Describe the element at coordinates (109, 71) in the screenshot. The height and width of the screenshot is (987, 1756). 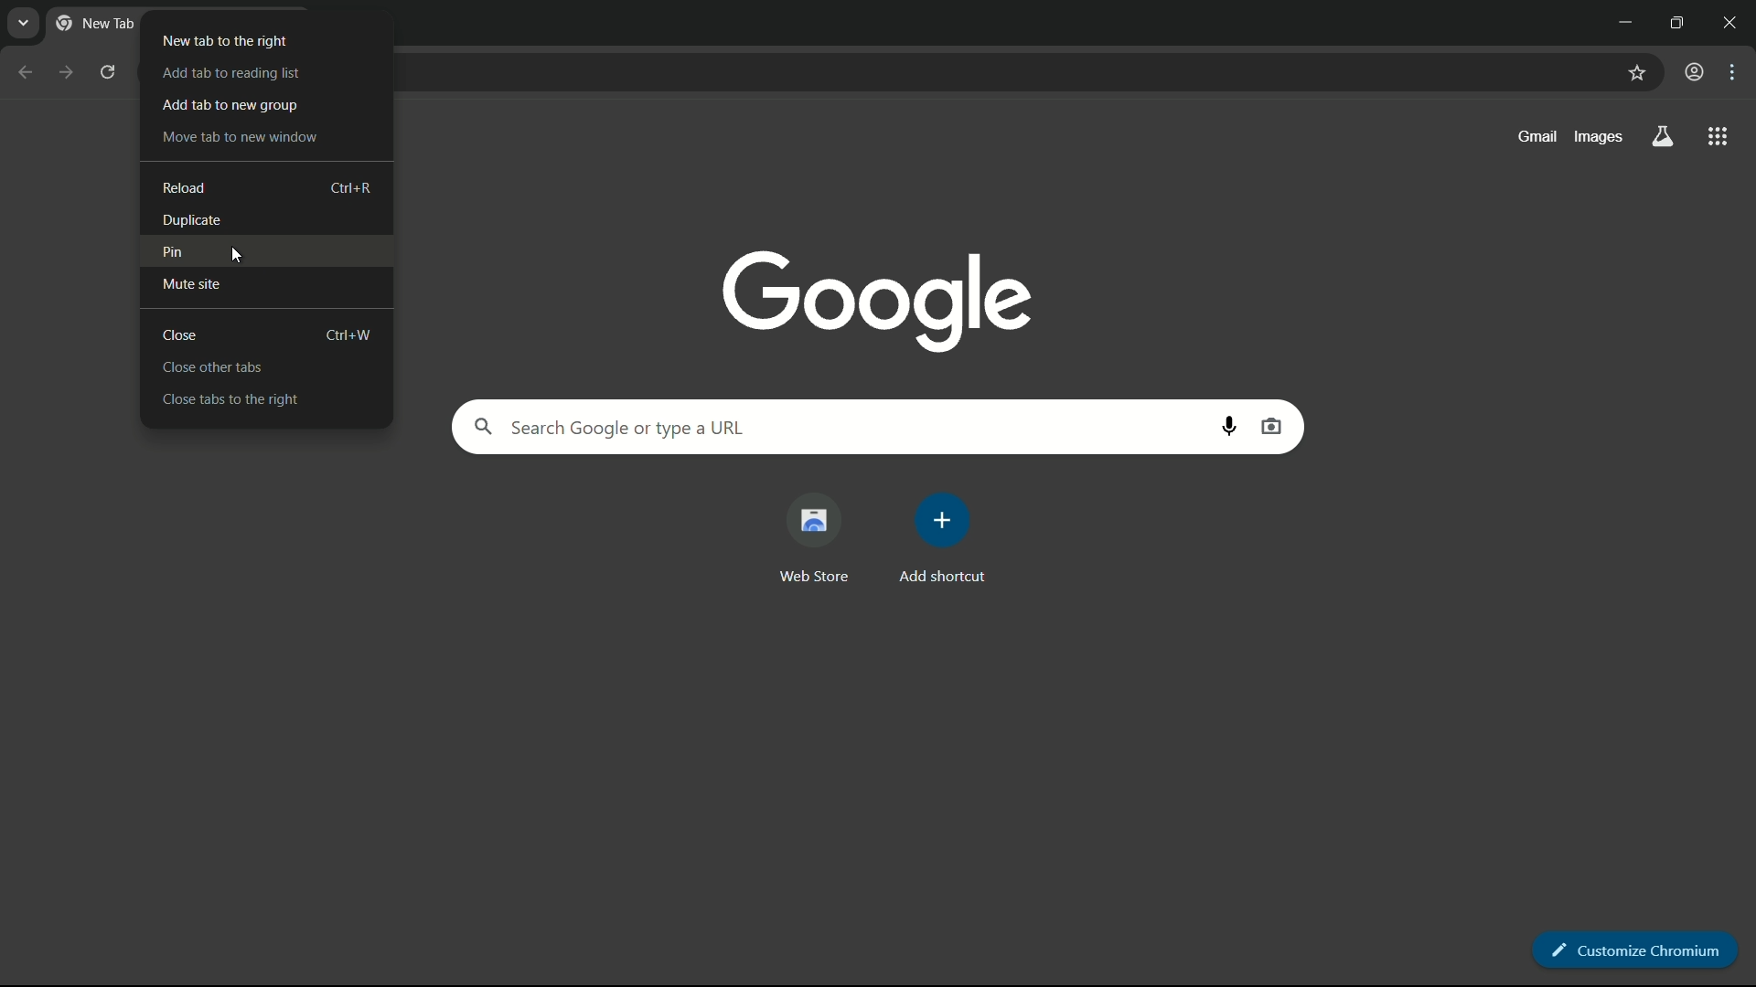
I see `reload` at that location.